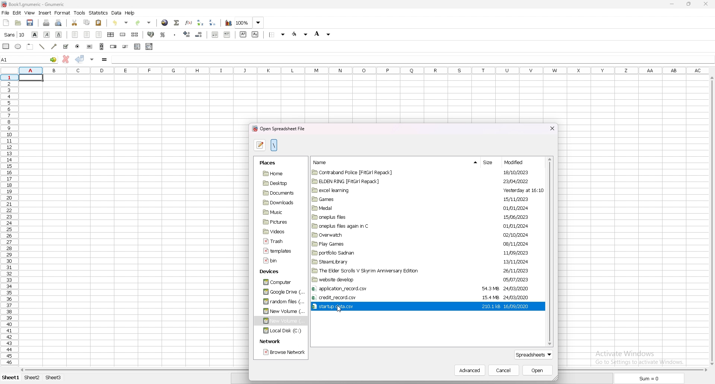  Describe the element at coordinates (514, 253) in the screenshot. I see `11/09/2023` at that location.